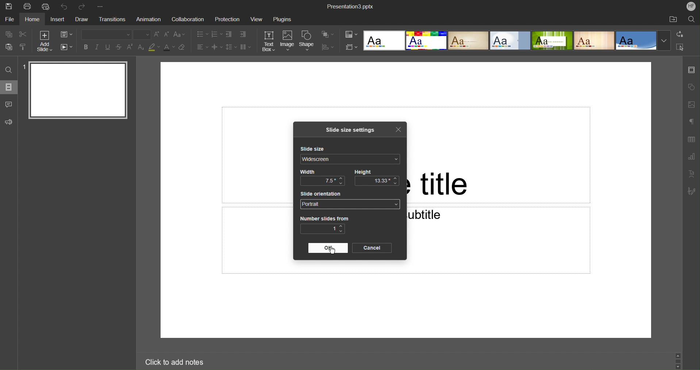  Describe the element at coordinates (43, 41) in the screenshot. I see `Add Slide` at that location.